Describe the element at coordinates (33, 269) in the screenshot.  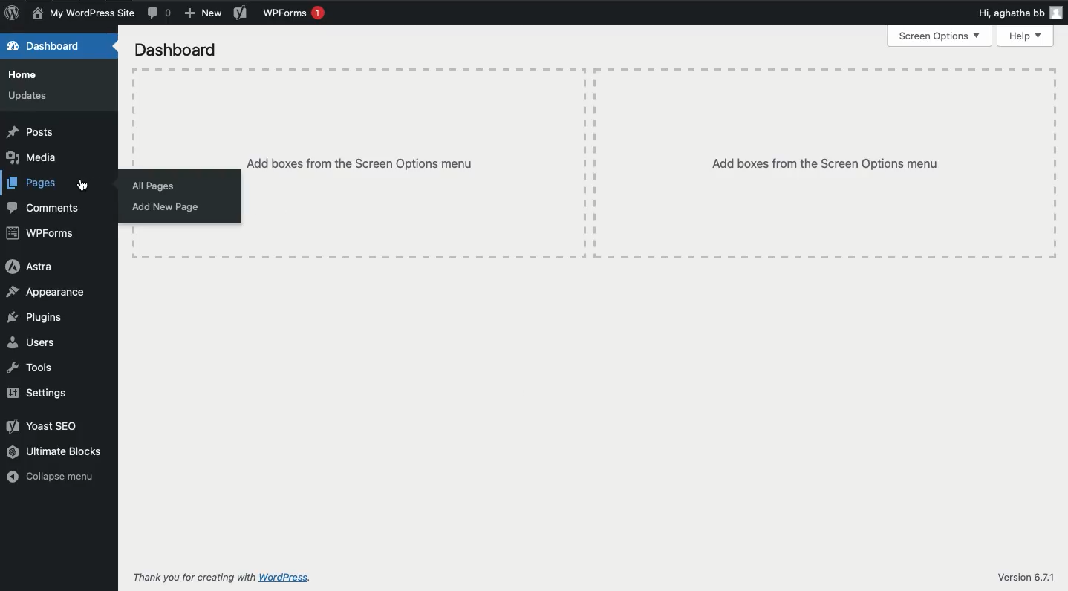
I see `Astra` at that location.